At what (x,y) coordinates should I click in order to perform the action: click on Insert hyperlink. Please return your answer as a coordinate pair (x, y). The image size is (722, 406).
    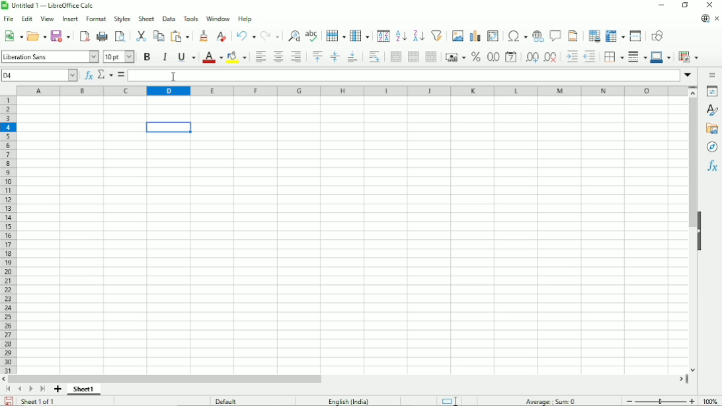
    Looking at the image, I should click on (538, 35).